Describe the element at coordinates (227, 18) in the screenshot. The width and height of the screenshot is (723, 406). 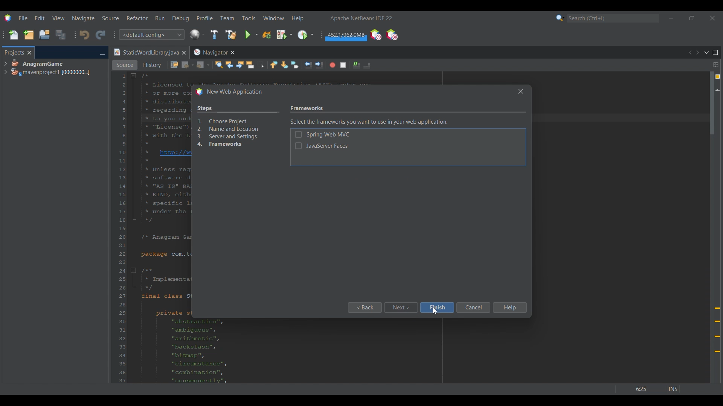
I see `Team menu` at that location.